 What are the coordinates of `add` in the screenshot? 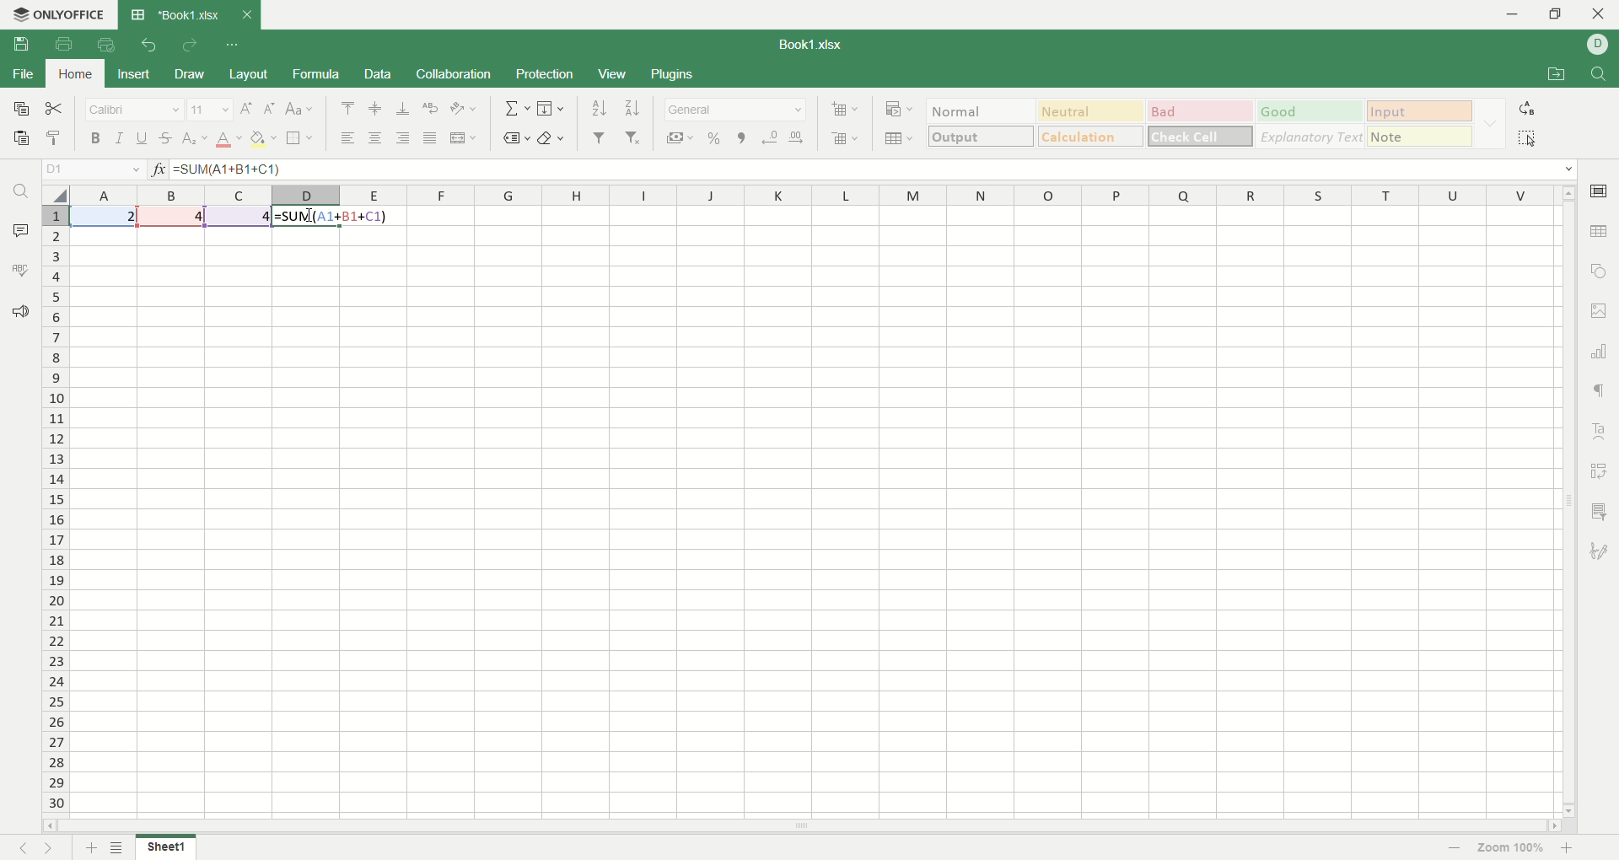 It's located at (88, 847).